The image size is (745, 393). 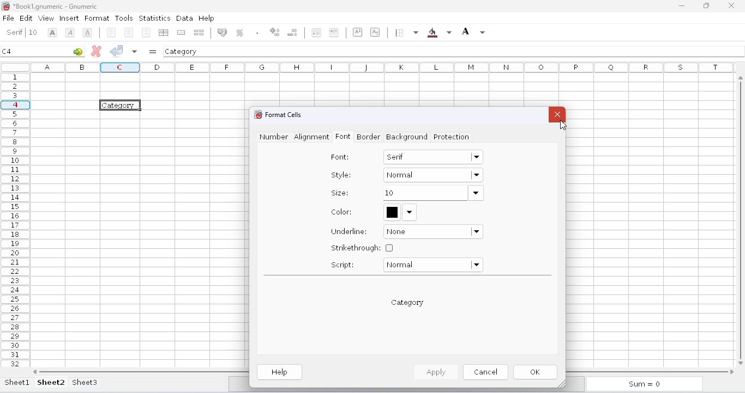 What do you see at coordinates (35, 32) in the screenshot?
I see `font size` at bounding box center [35, 32].